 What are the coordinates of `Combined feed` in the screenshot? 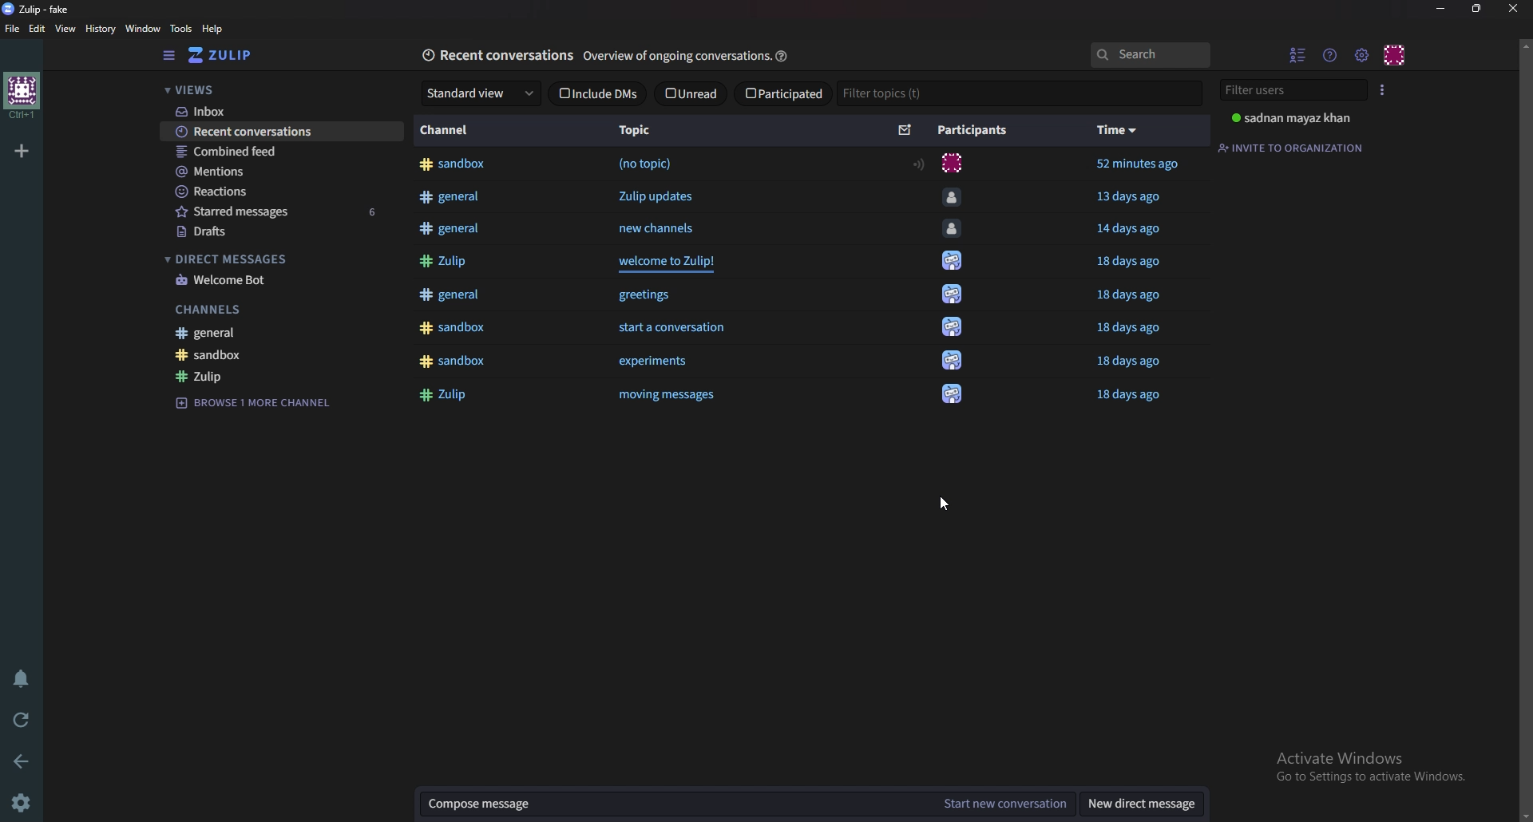 It's located at (275, 152).